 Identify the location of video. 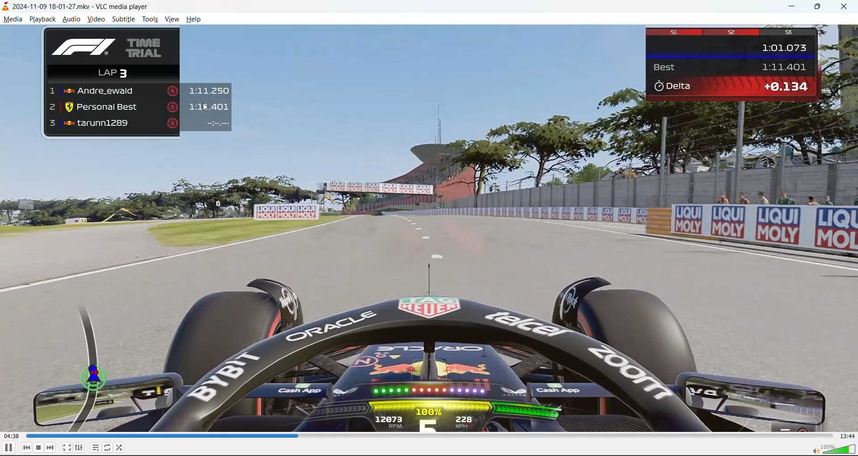
(95, 20).